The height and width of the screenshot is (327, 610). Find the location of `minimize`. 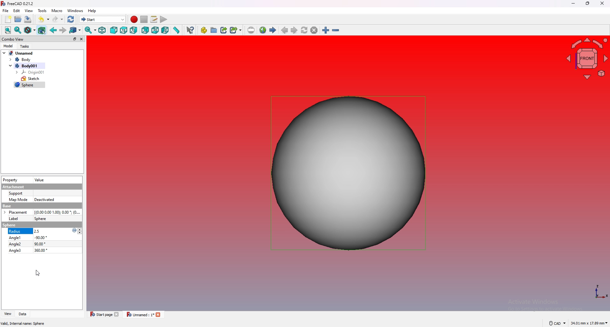

minimize is located at coordinates (573, 4).